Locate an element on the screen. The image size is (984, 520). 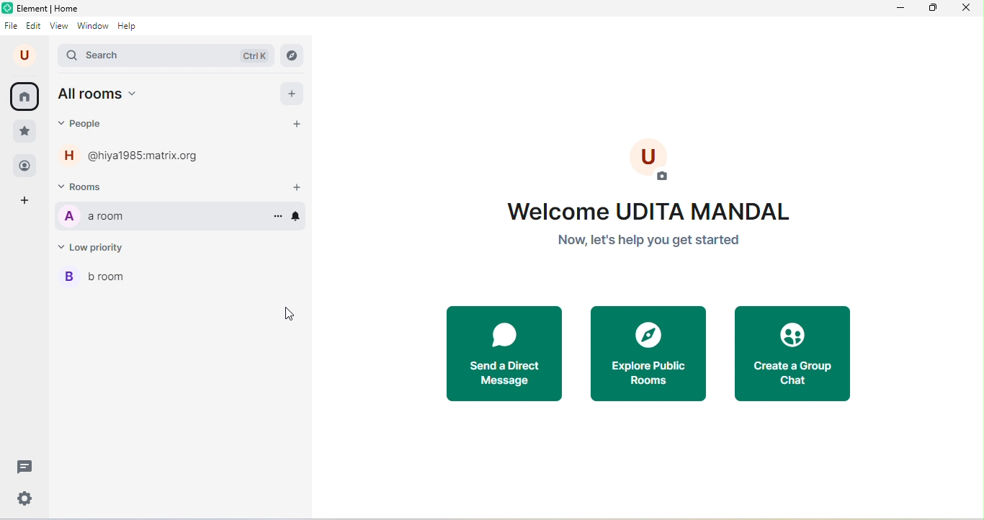
all rooms is located at coordinates (97, 93).